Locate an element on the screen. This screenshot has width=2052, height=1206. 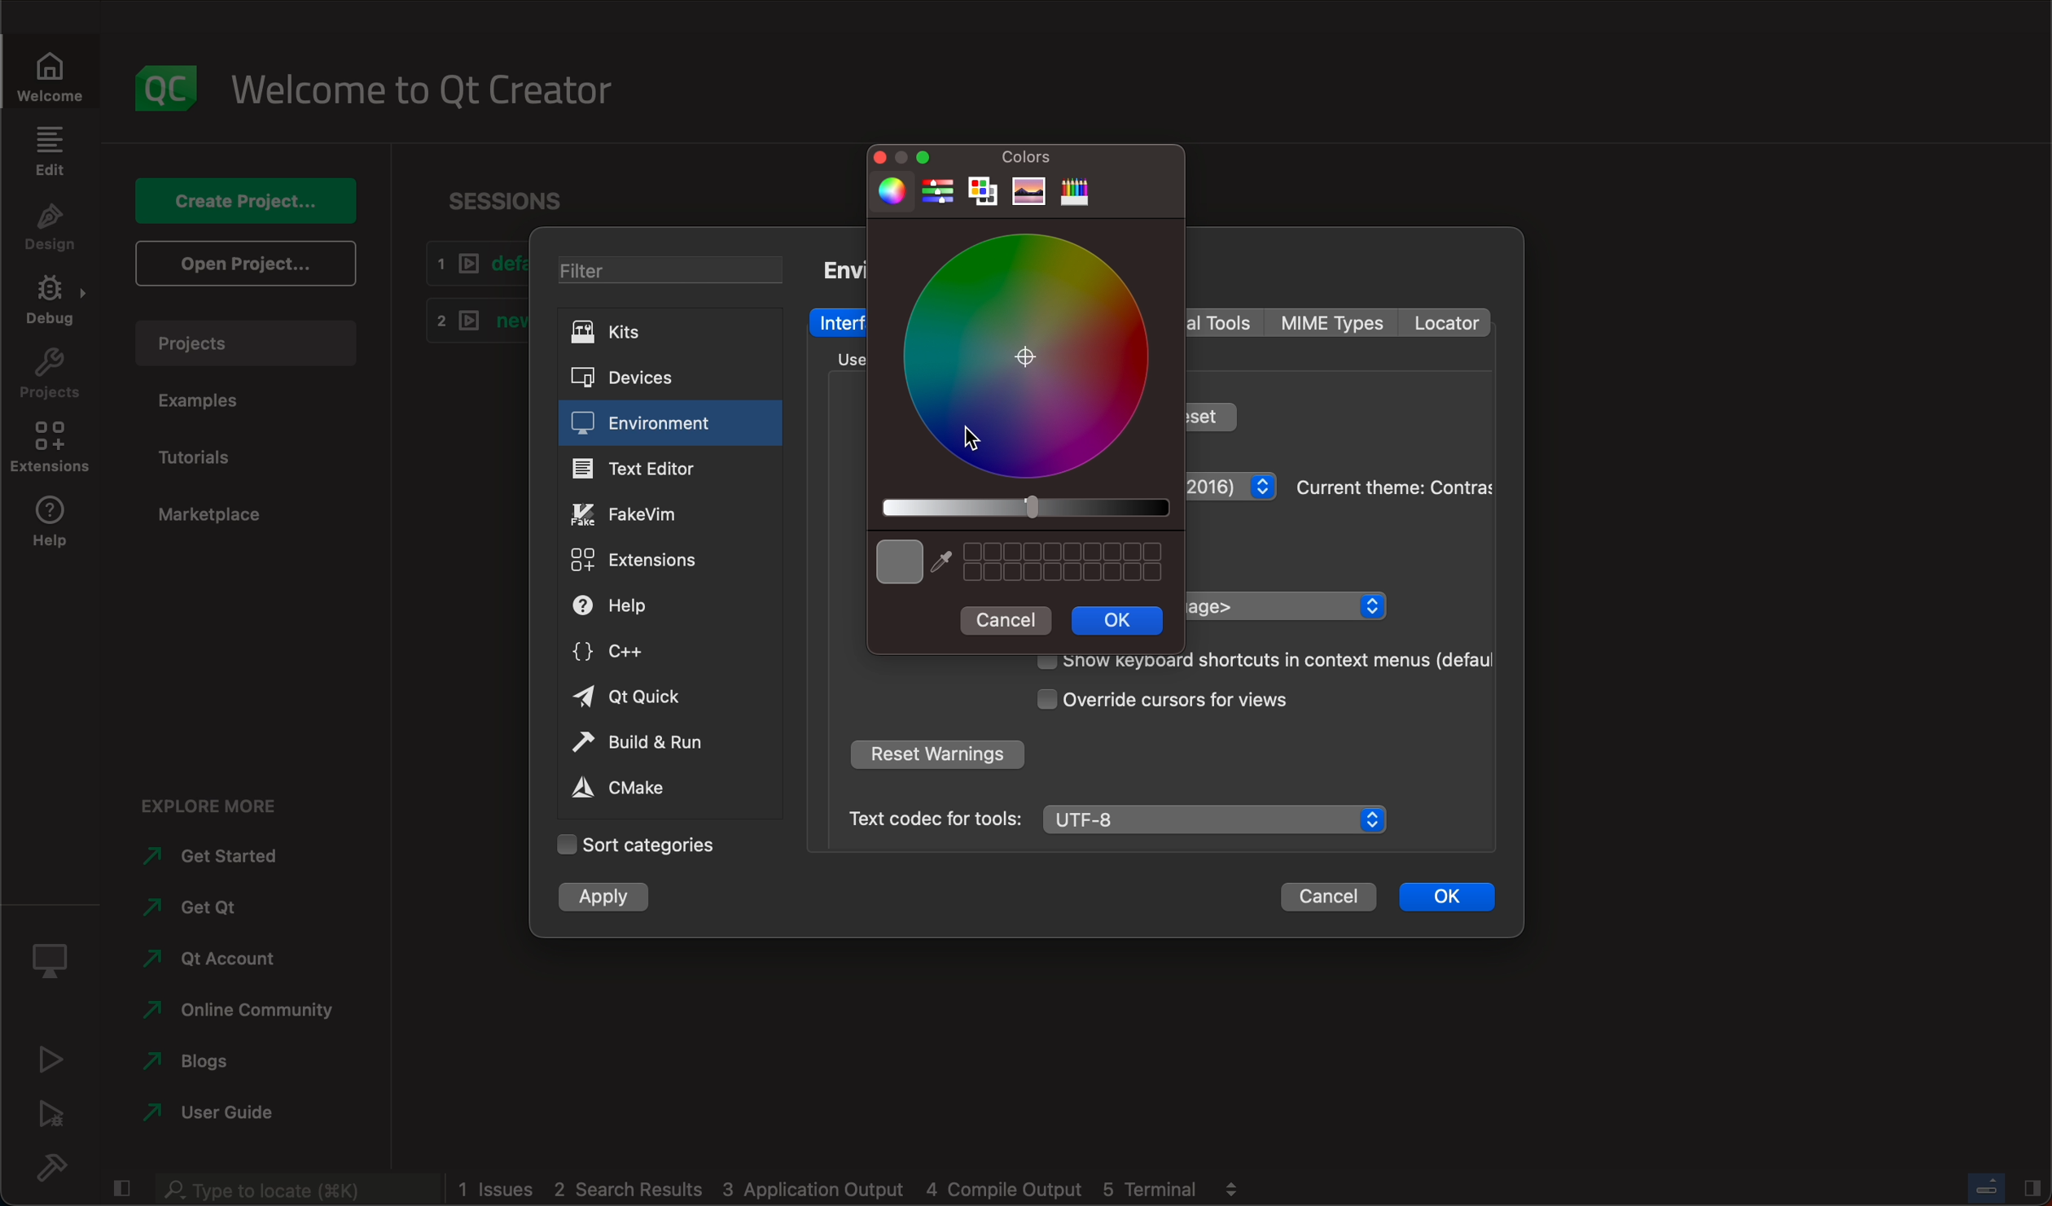
qt is located at coordinates (662, 698).